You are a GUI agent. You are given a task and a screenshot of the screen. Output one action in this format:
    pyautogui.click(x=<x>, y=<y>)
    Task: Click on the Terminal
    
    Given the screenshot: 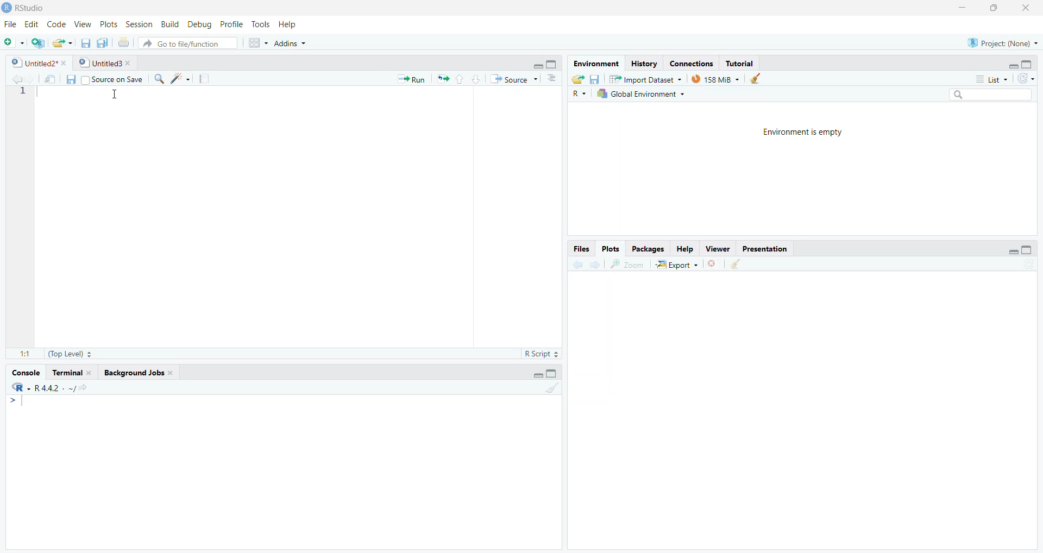 What is the action you would take?
    pyautogui.click(x=73, y=372)
    